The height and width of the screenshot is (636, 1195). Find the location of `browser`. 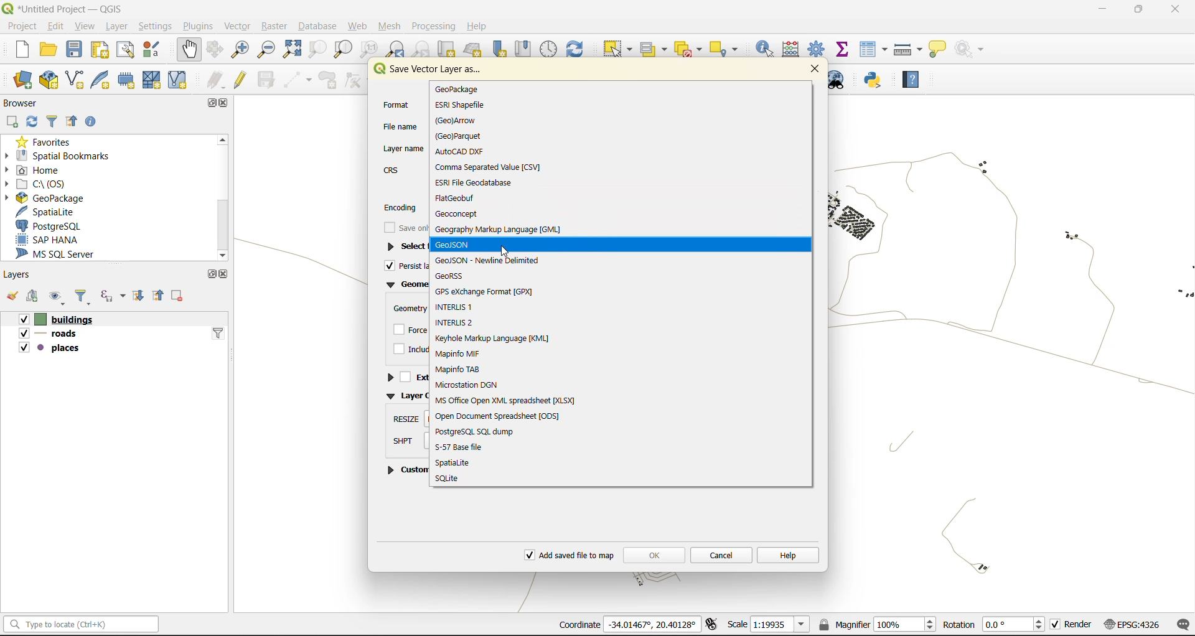

browser is located at coordinates (26, 103).